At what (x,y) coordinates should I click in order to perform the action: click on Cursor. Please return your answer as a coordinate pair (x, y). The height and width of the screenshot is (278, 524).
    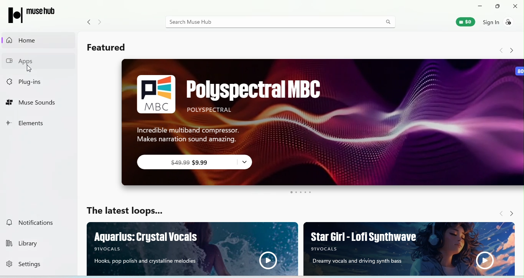
    Looking at the image, I should click on (30, 69).